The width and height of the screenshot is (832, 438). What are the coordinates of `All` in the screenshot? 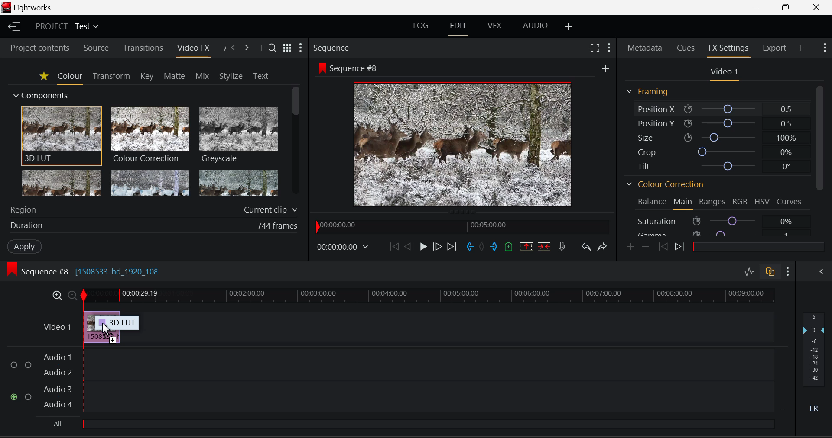 It's located at (413, 423).